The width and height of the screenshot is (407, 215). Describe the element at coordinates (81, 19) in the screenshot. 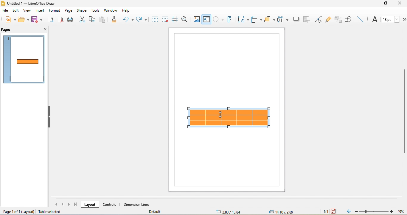

I see `cut` at that location.